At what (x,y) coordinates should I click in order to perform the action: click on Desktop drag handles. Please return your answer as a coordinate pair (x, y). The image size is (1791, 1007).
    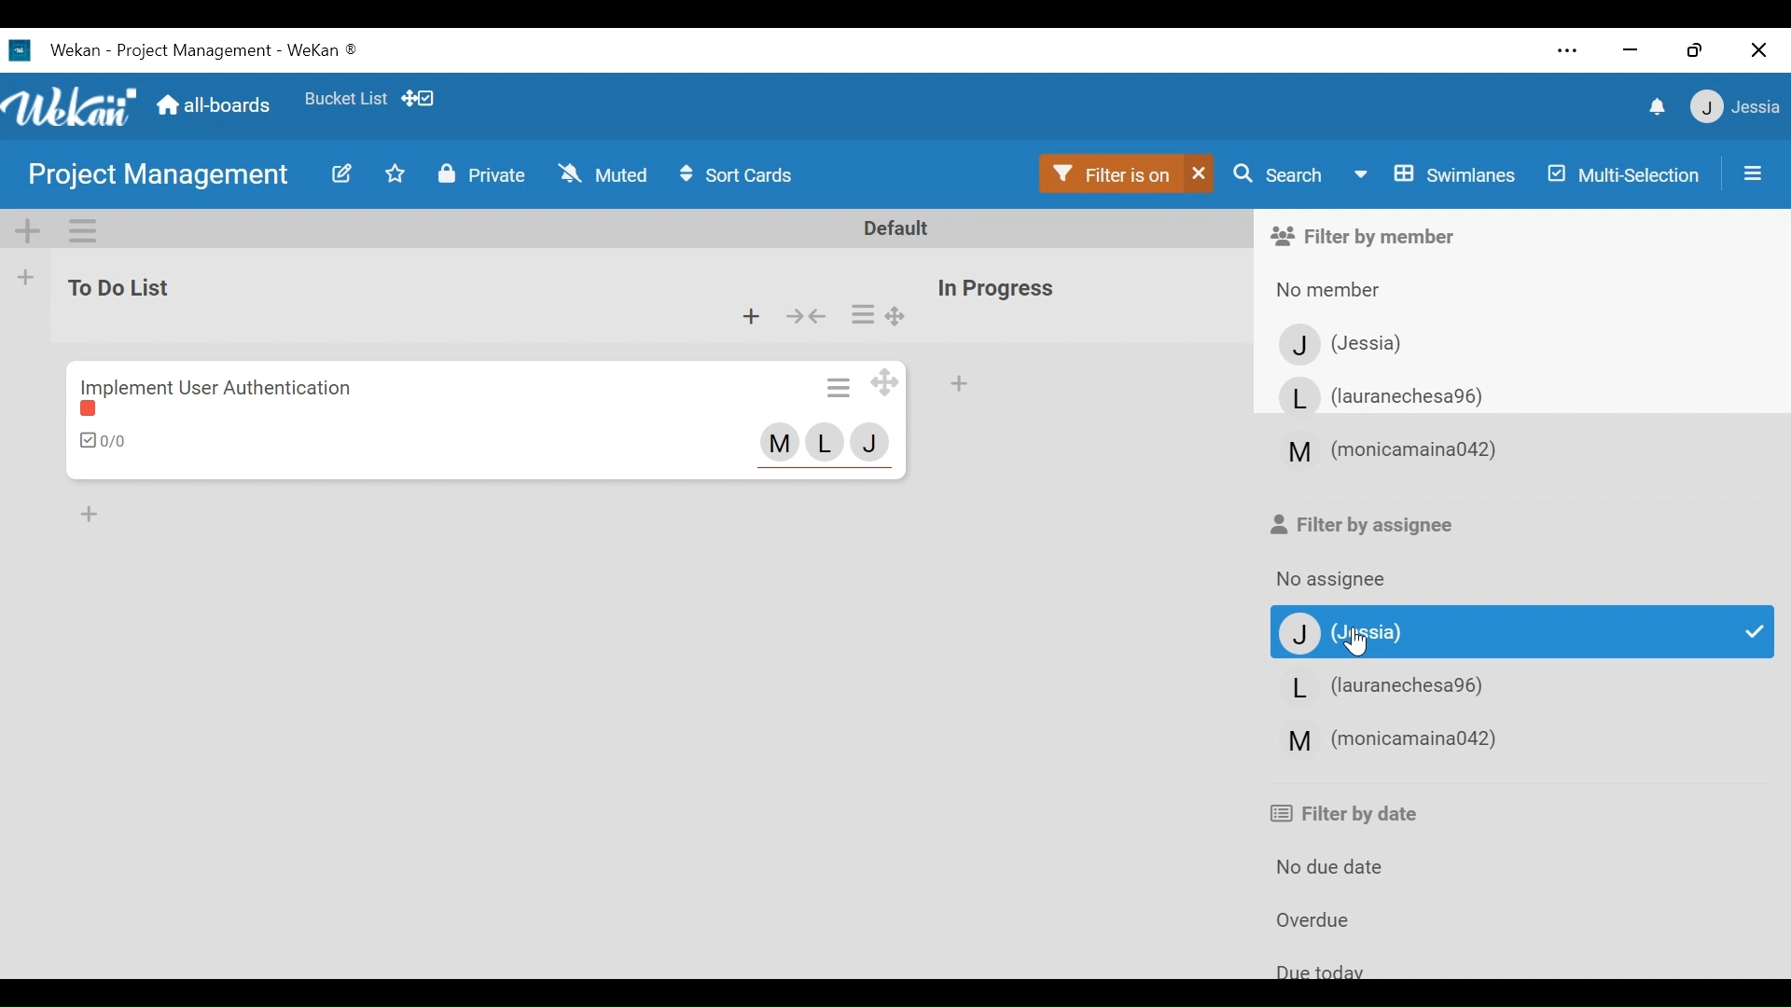
    Looking at the image, I should click on (891, 385).